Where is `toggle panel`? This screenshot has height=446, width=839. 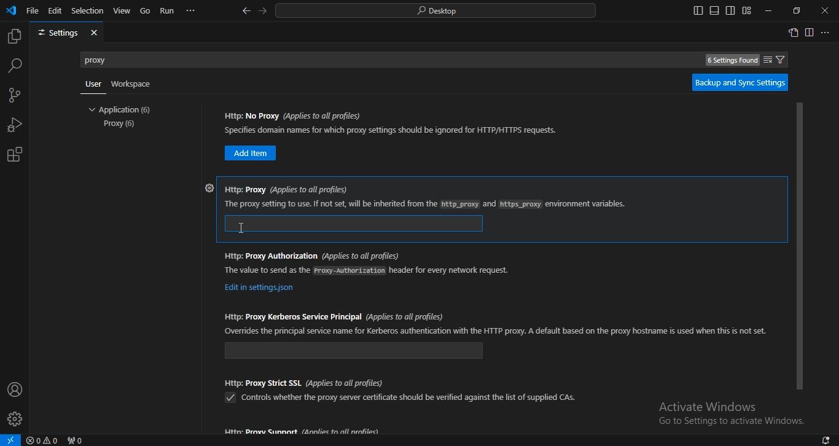
toggle panel is located at coordinates (713, 10).